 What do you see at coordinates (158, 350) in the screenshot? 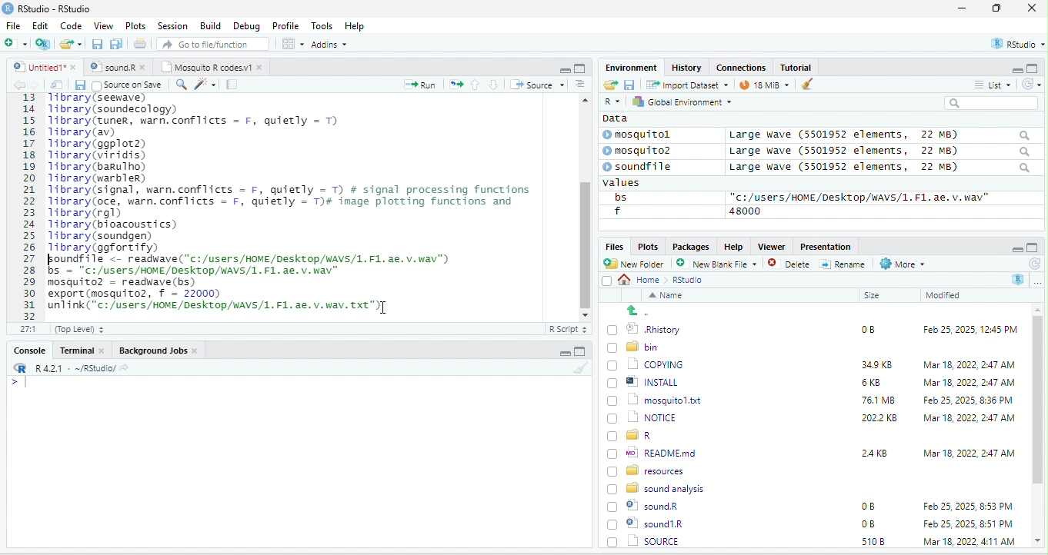
I see `Background Jobs` at bounding box center [158, 350].